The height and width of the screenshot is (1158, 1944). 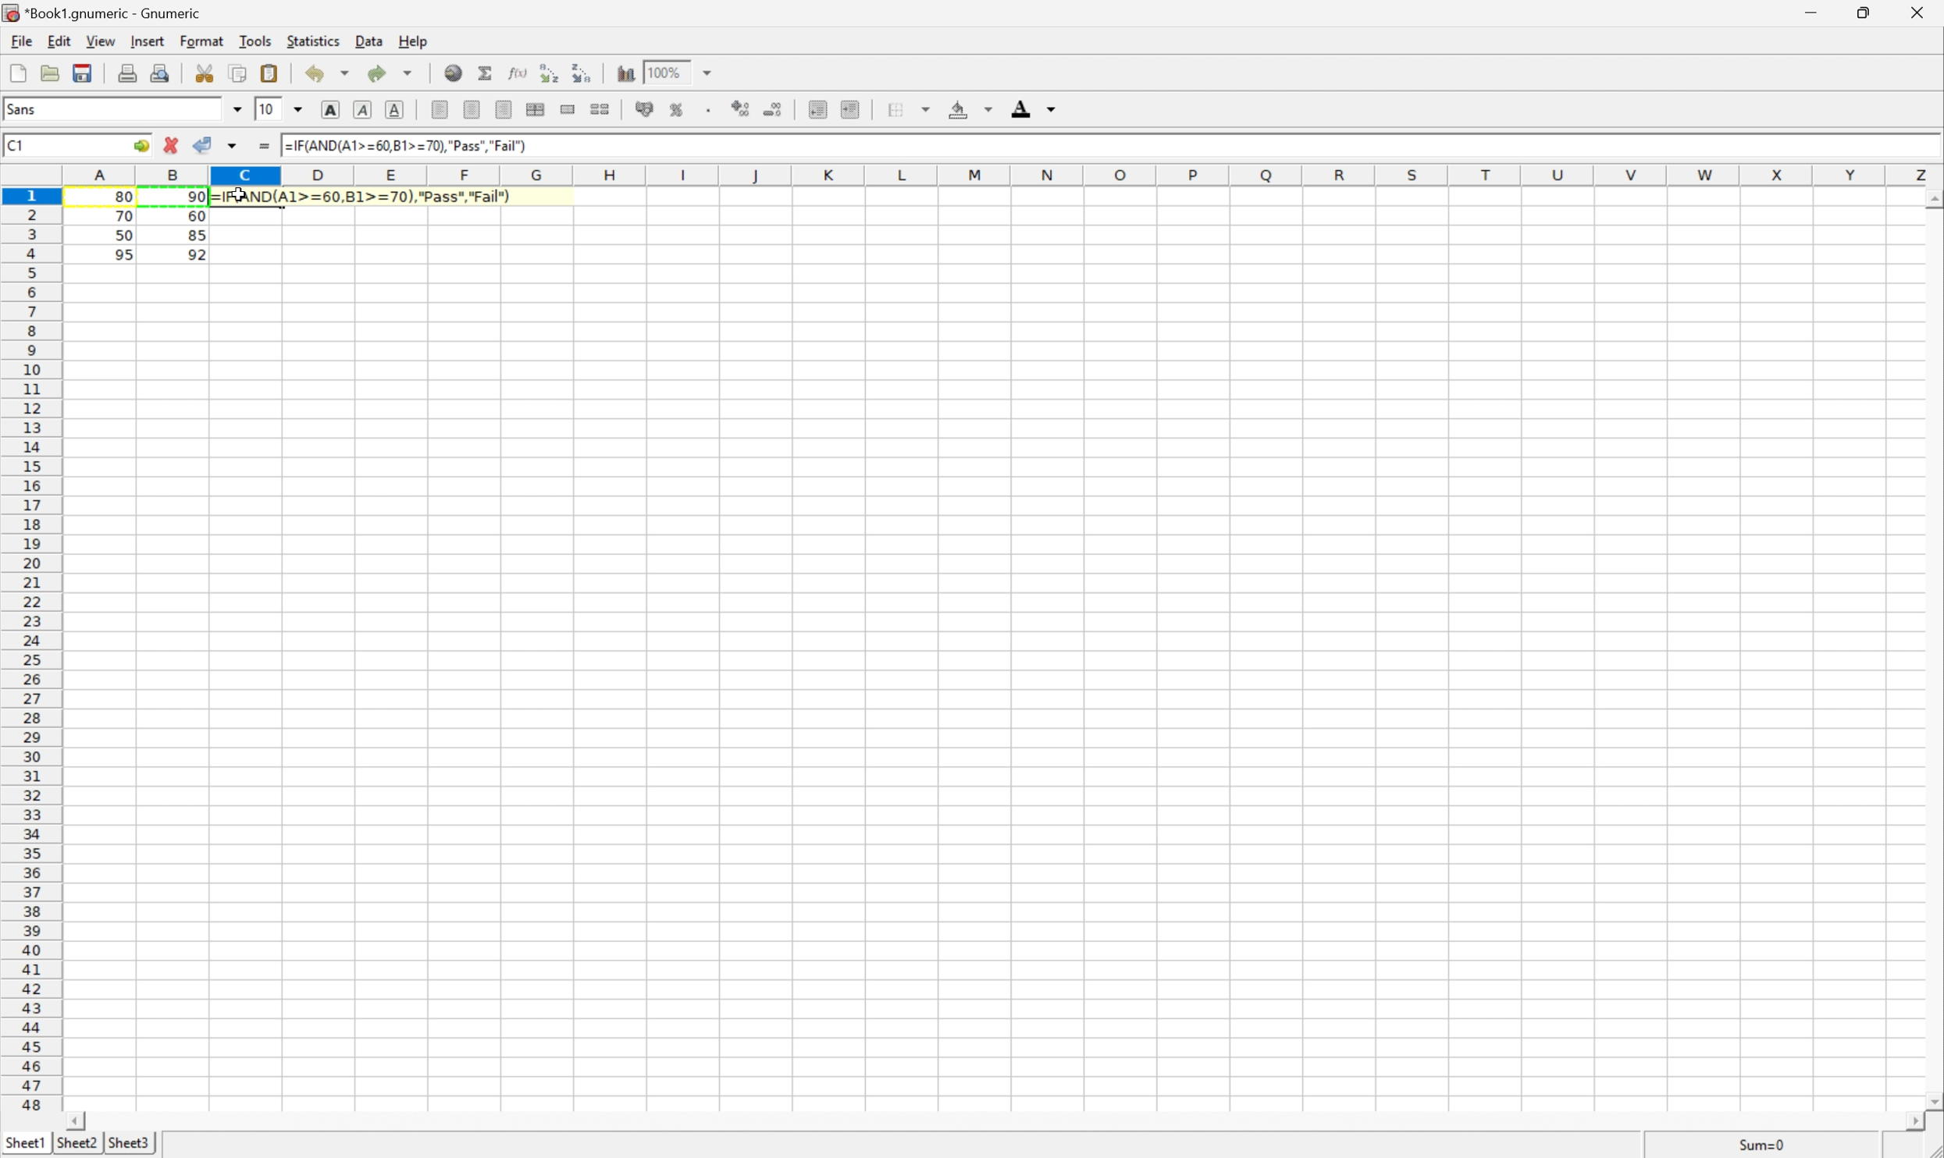 What do you see at coordinates (1920, 11) in the screenshot?
I see `Close` at bounding box center [1920, 11].